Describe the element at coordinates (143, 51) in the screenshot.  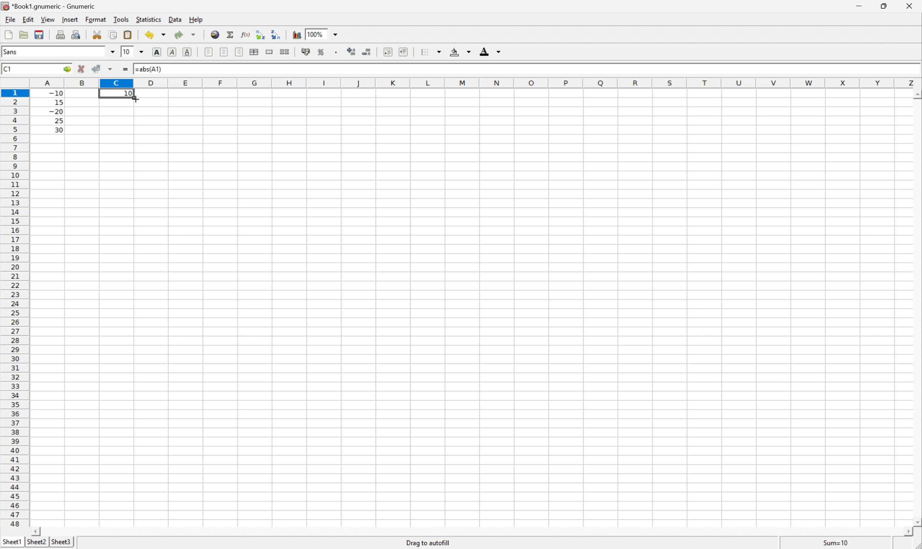
I see `Drop Down` at that location.